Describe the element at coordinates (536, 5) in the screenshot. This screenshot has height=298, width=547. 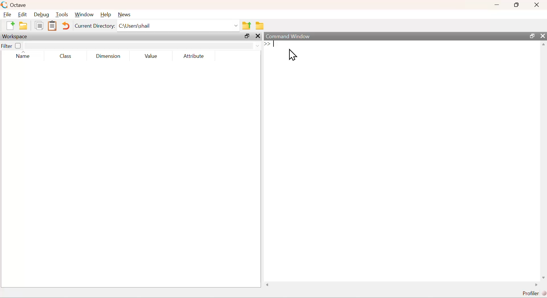
I see `Close` at that location.